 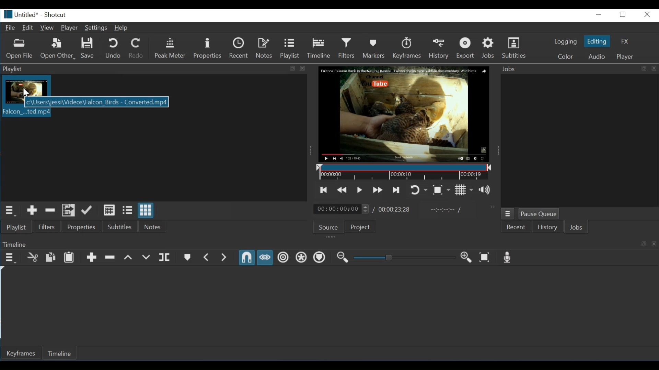 I want to click on Toggle play or pause, so click(x=359, y=190).